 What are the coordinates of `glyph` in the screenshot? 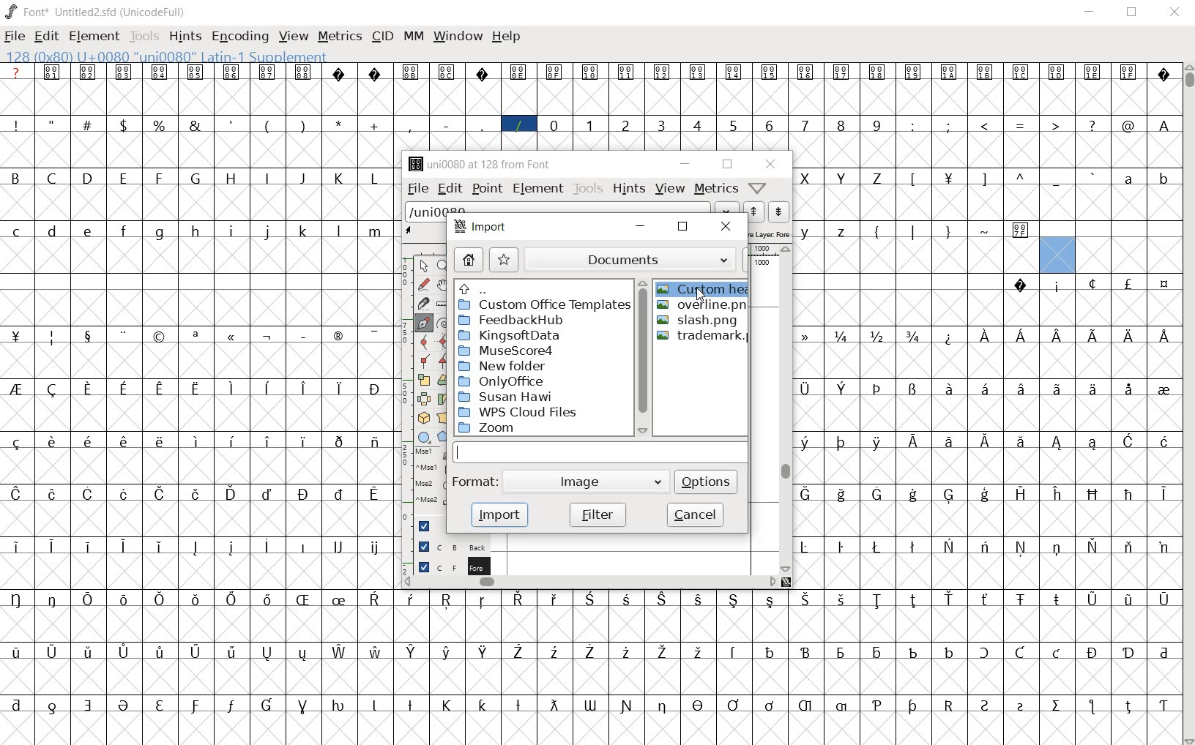 It's located at (732, 72).